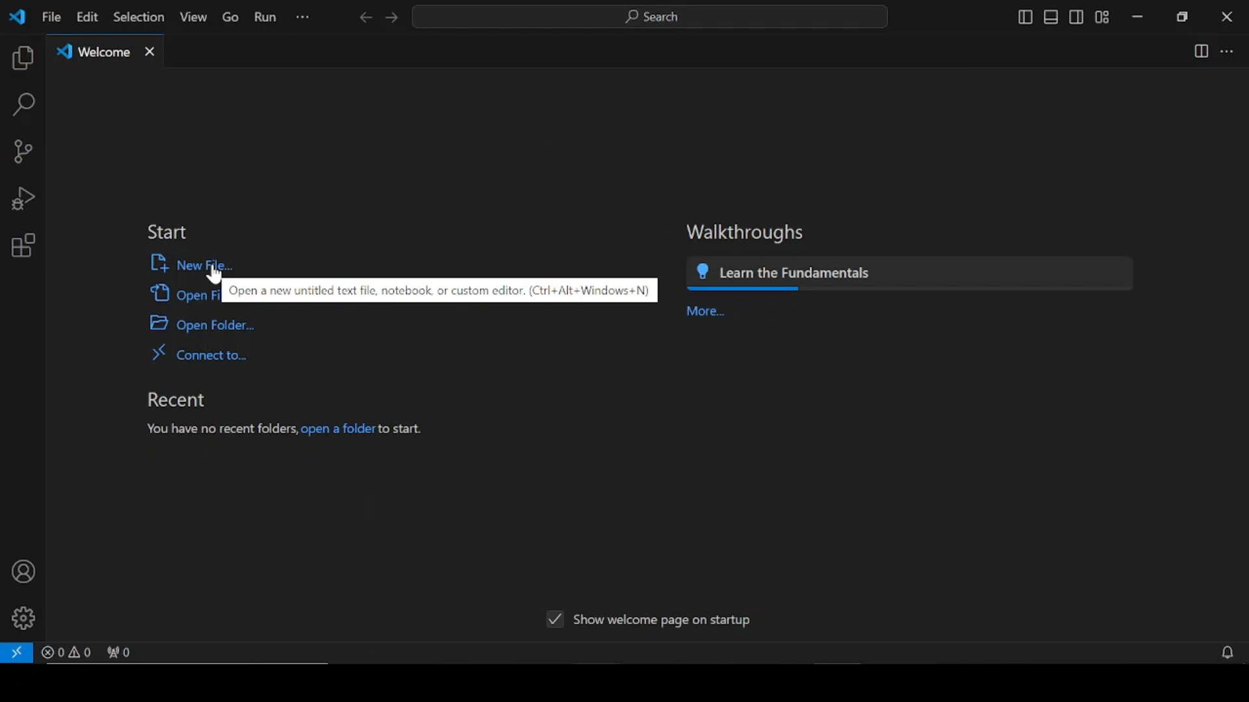  I want to click on connect to, so click(198, 353).